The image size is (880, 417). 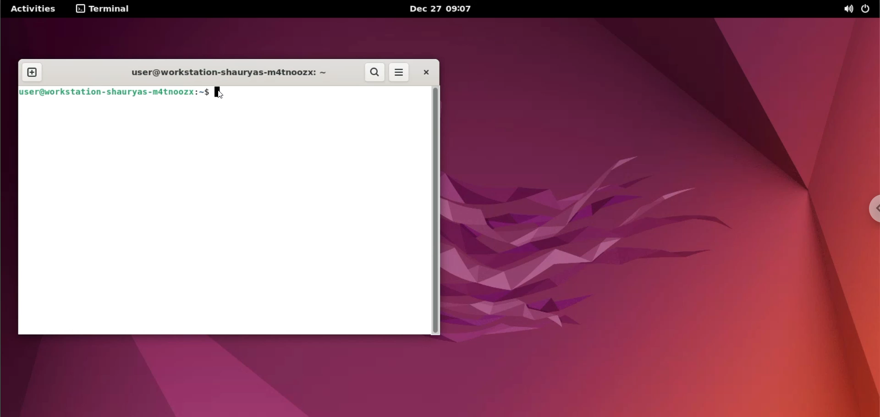 I want to click on user@workstation-shauryas-m4tnoozx:~$, so click(x=115, y=92).